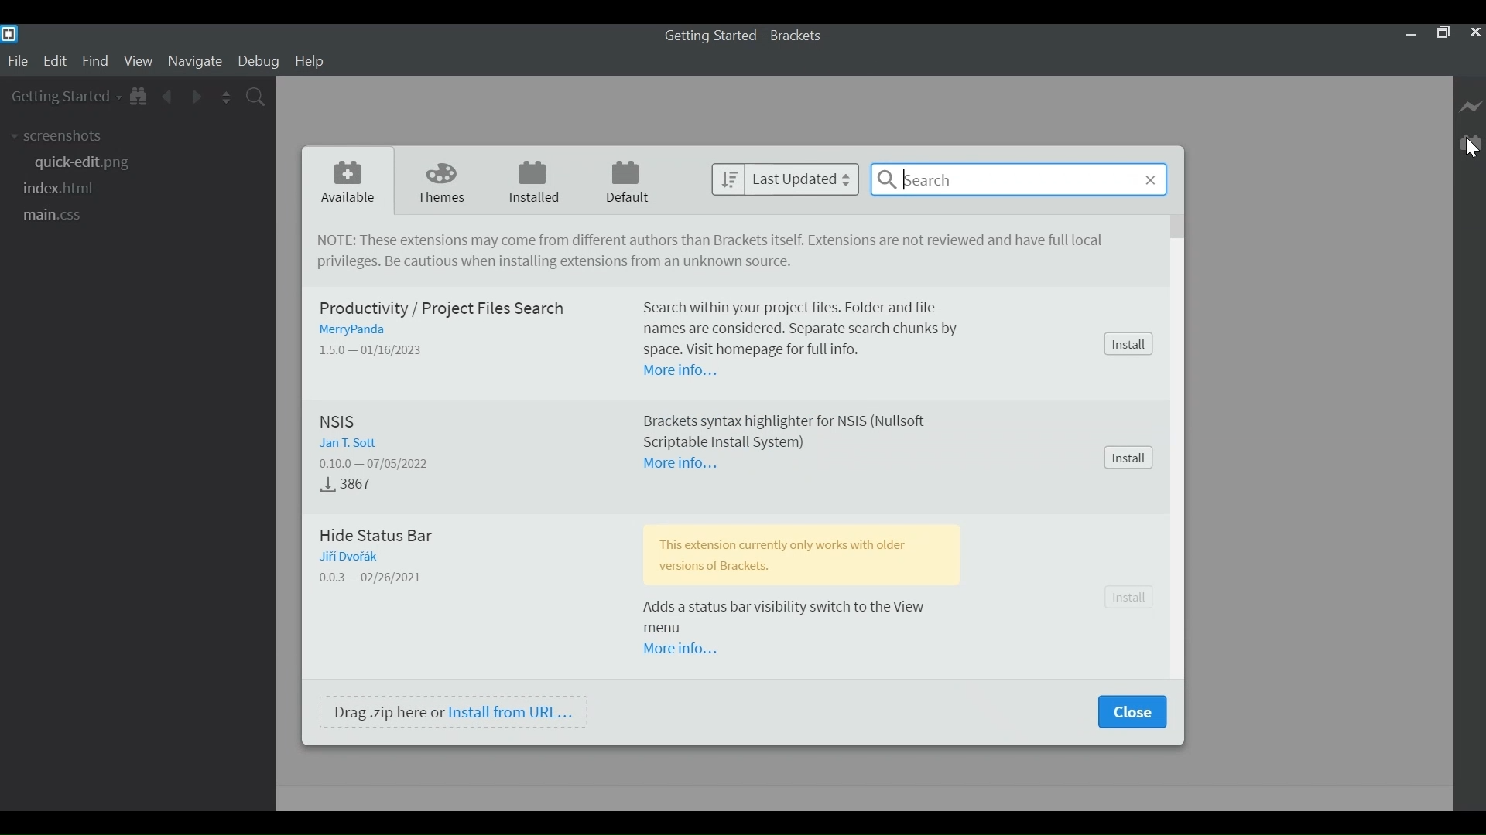 Image resolution: width=1486 pixels, height=835 pixels. What do you see at coordinates (676, 648) in the screenshot?
I see `More Information` at bounding box center [676, 648].